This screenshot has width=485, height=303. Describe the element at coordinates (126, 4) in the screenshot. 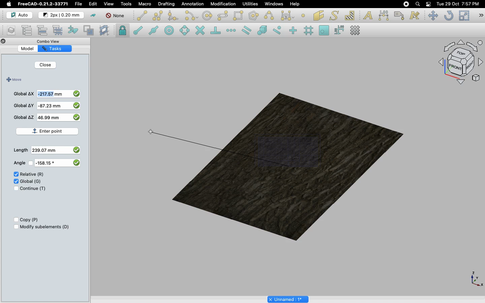

I see `Tools` at that location.